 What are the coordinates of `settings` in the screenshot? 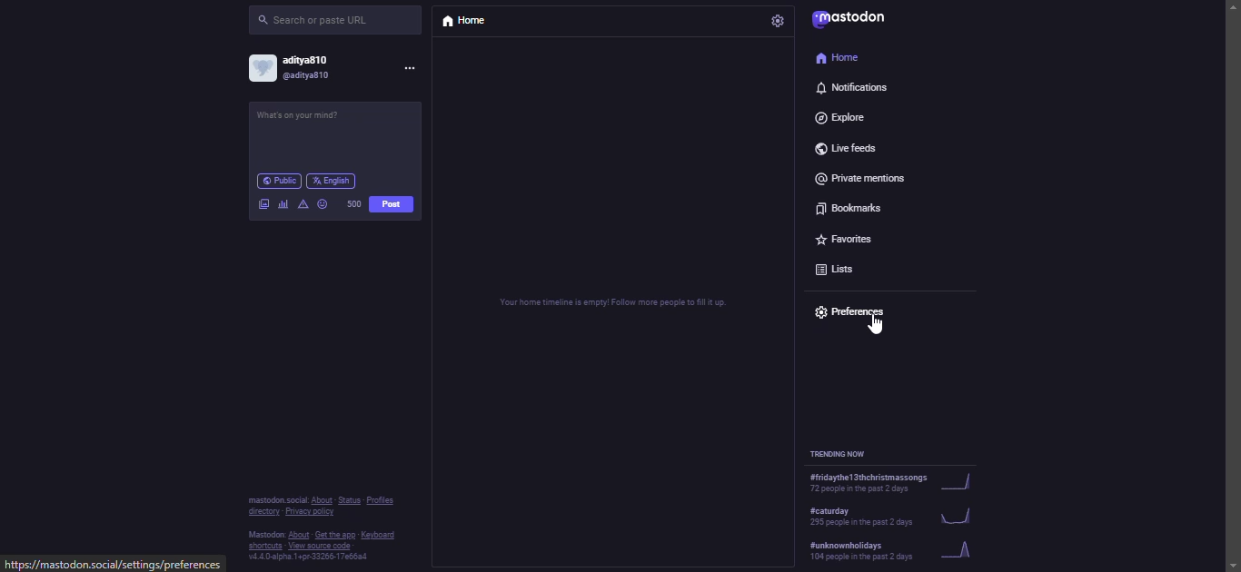 It's located at (781, 20).